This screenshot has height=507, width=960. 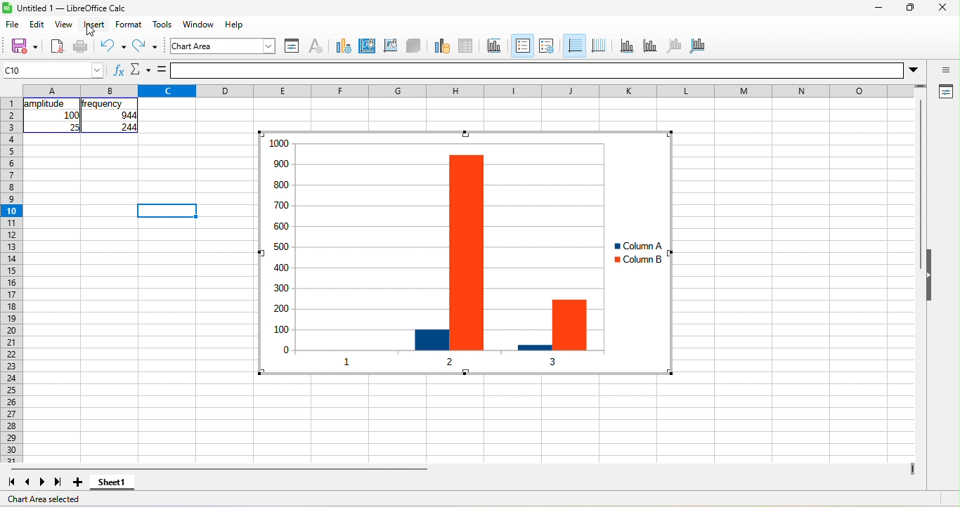 I want to click on data range, so click(x=440, y=45).